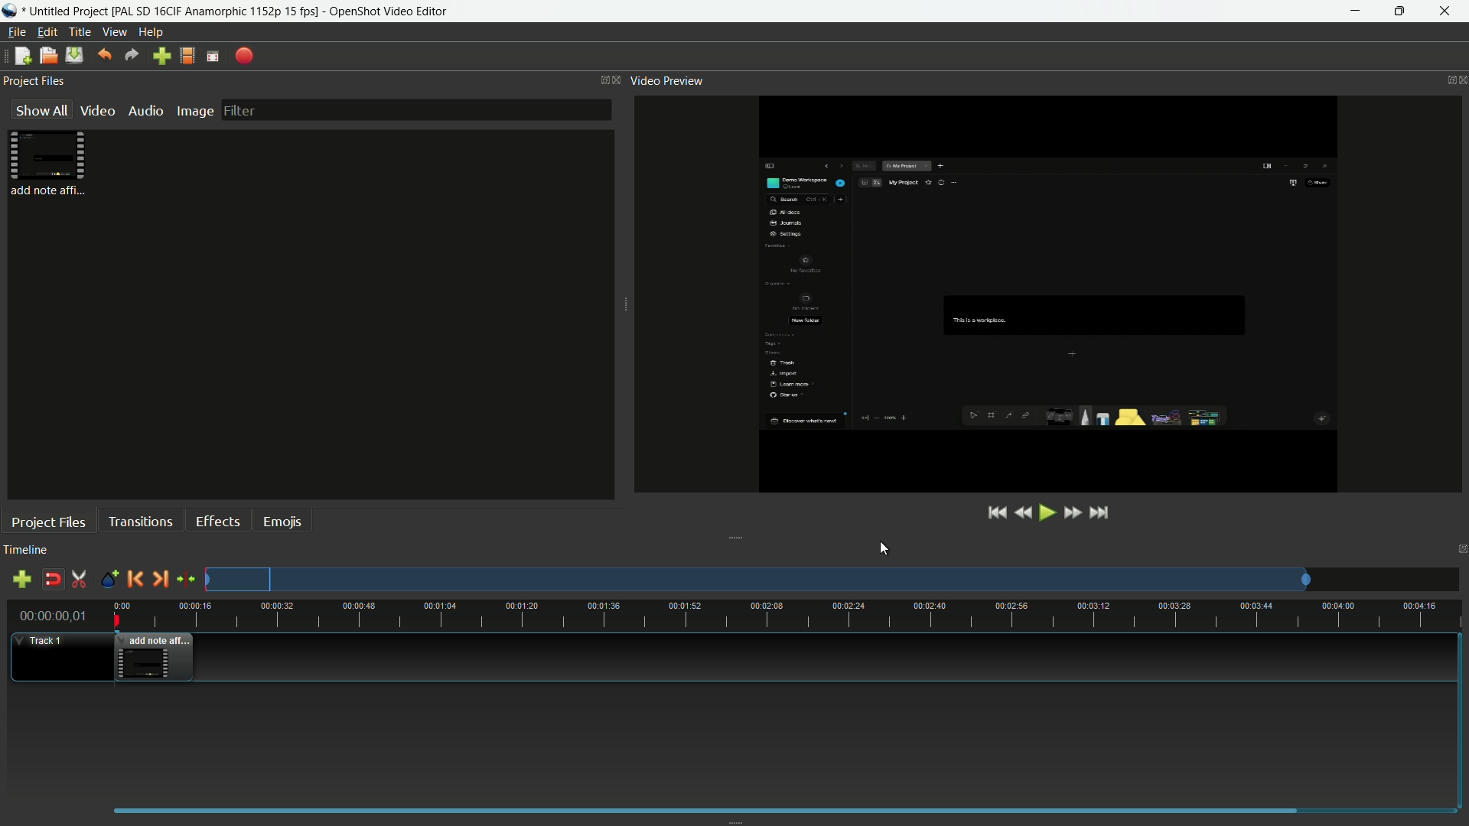  Describe the element at coordinates (1099, 514) in the screenshot. I see `jump to end` at that location.